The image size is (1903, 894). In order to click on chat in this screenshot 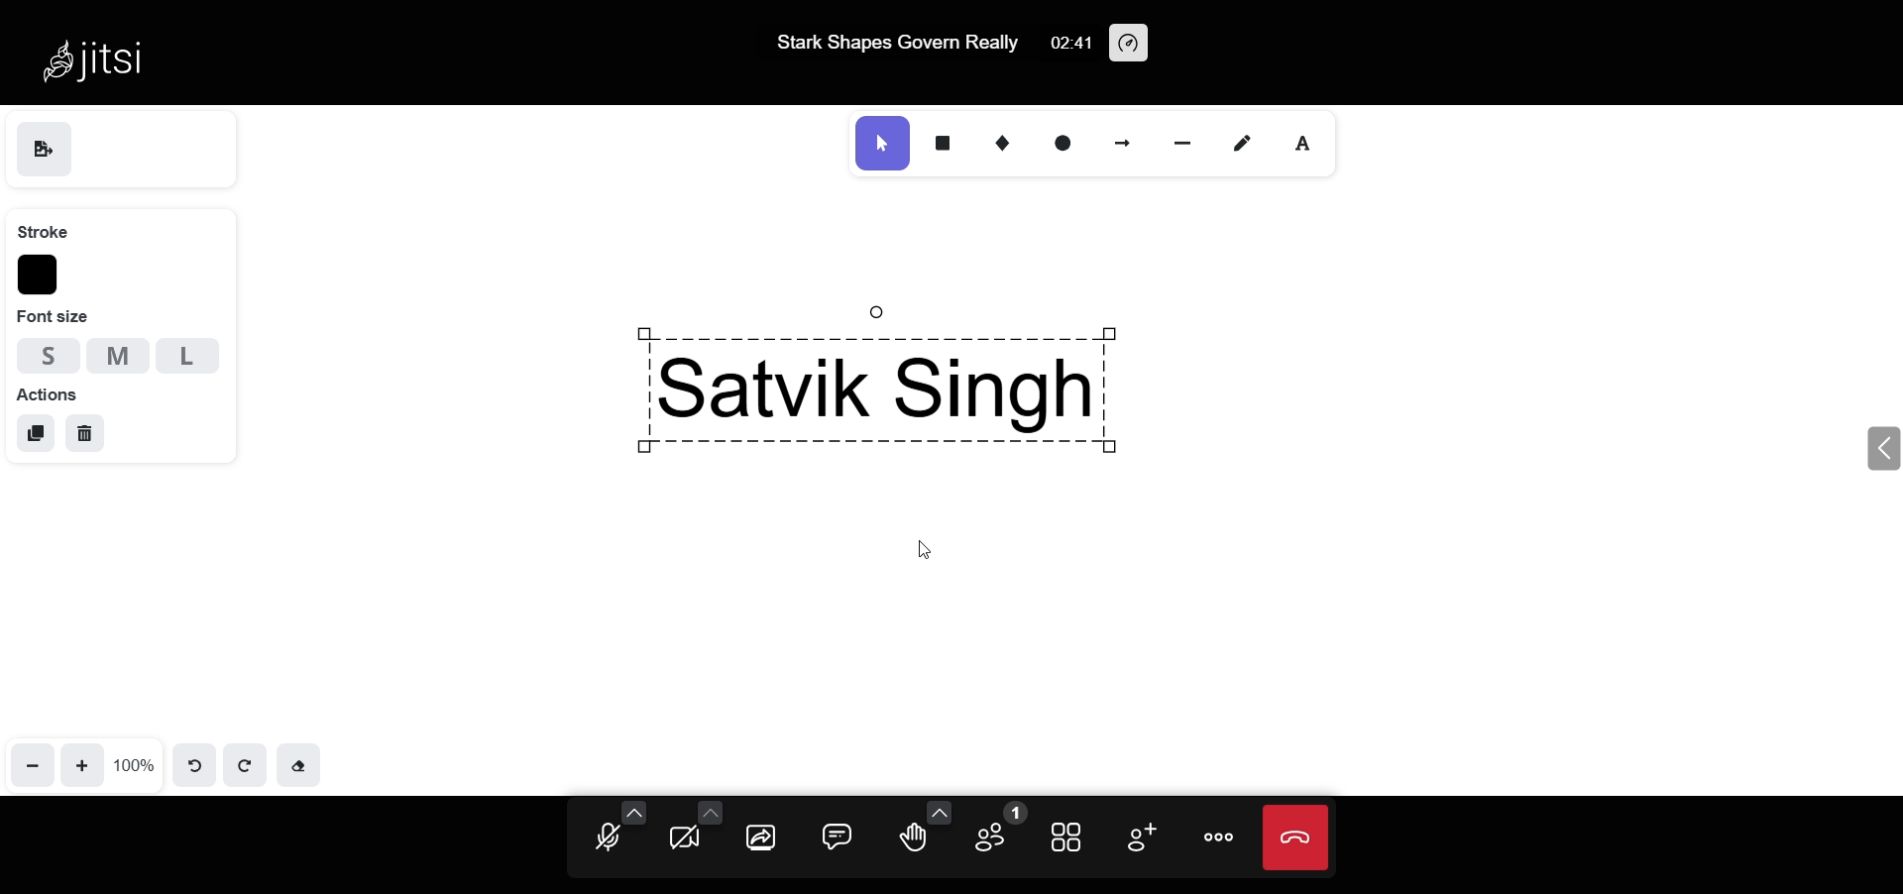, I will do `click(840, 836)`.